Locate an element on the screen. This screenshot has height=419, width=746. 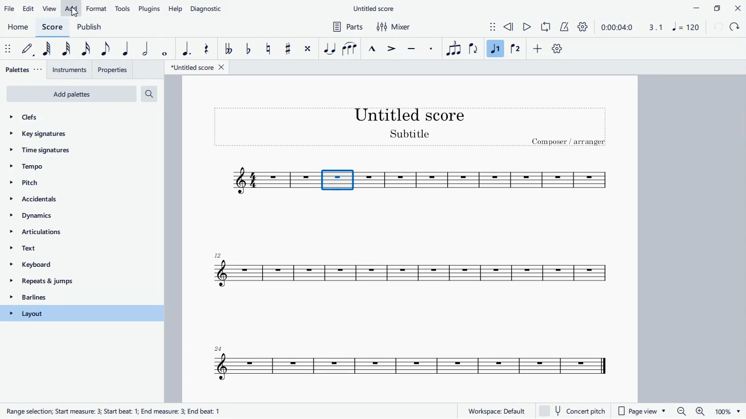
search is located at coordinates (153, 94).